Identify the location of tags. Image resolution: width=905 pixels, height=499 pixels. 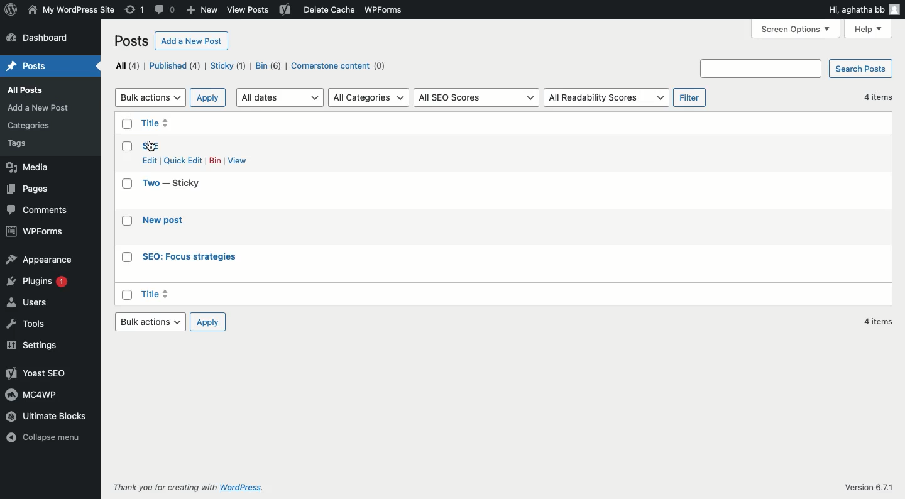
(19, 144).